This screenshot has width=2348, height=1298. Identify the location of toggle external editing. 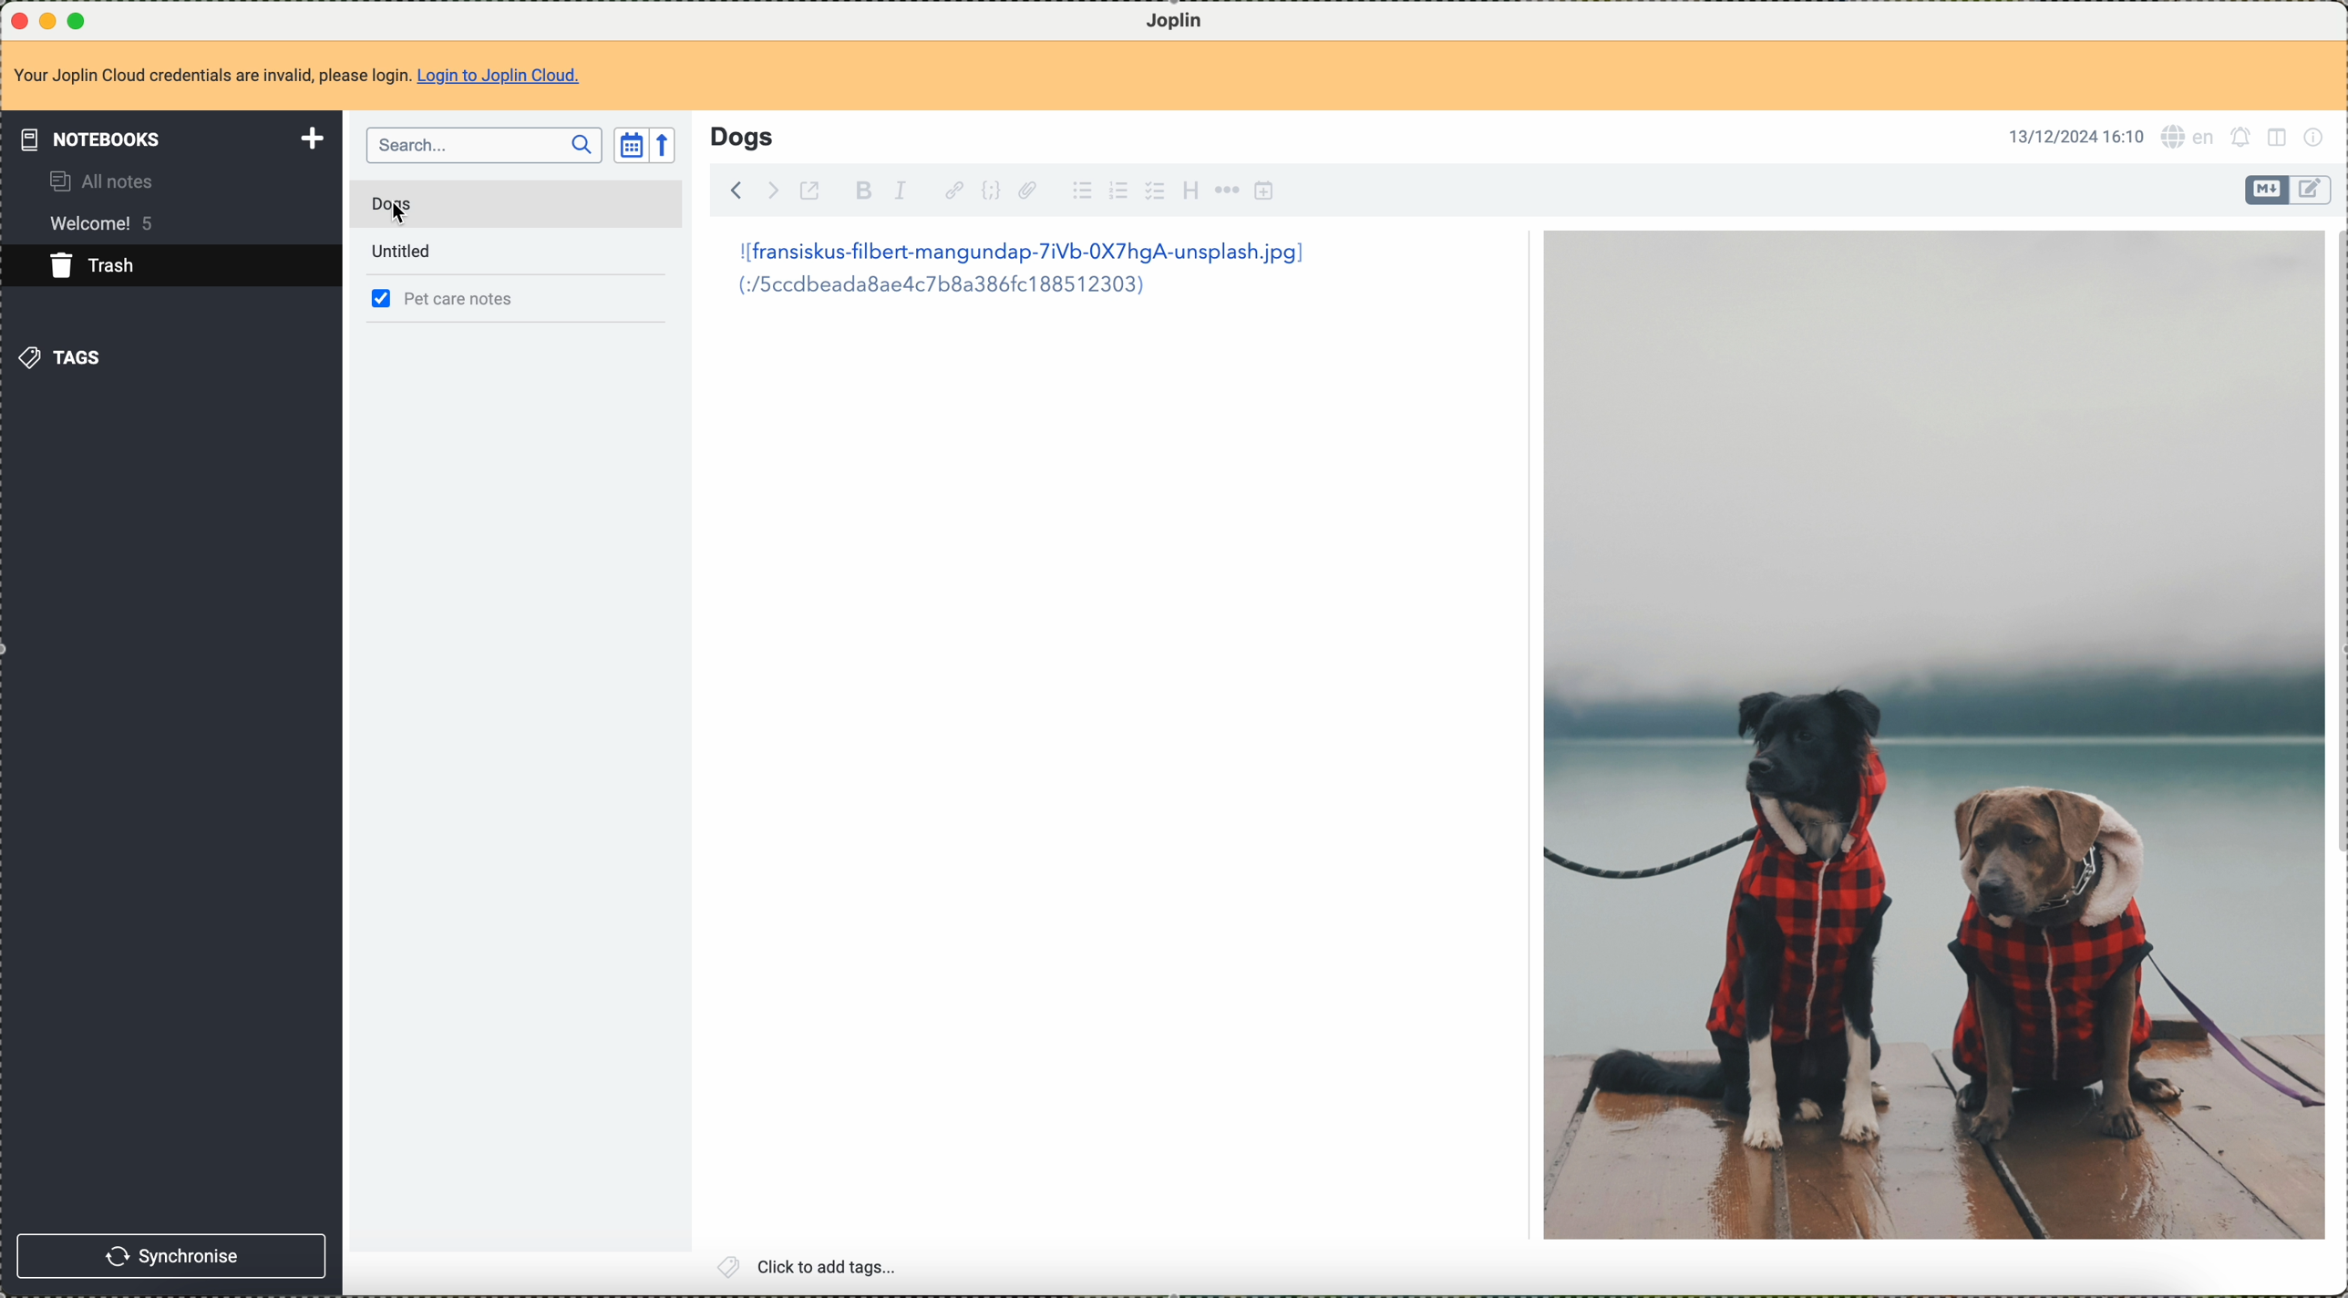
(816, 191).